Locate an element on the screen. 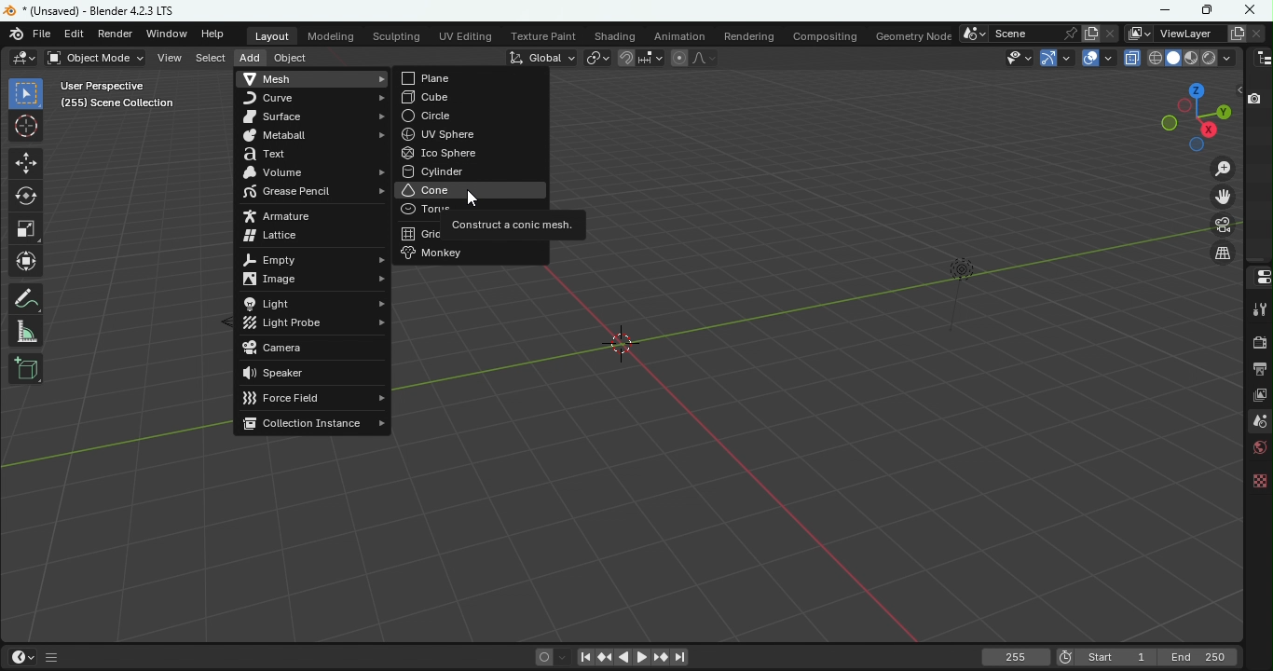 The height and width of the screenshot is (671, 1273). Speaker is located at coordinates (311, 374).